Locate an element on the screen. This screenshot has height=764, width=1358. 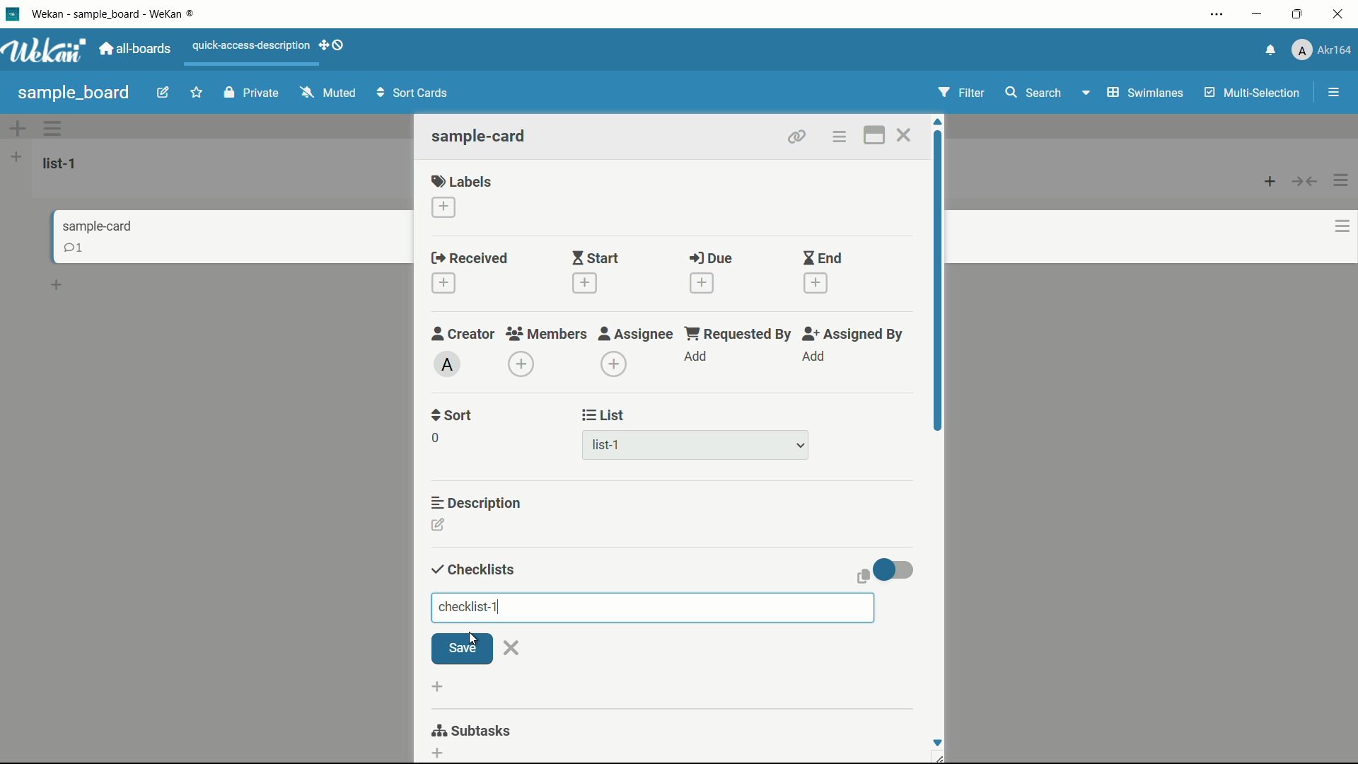
members is located at coordinates (549, 335).